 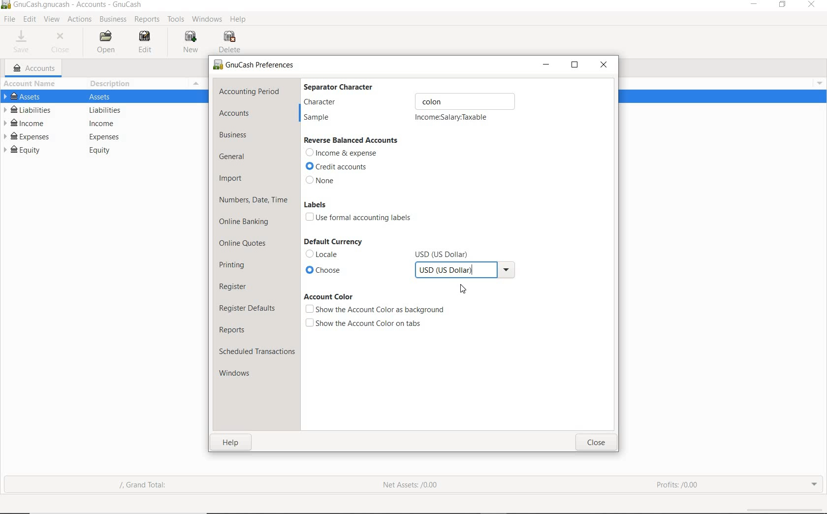 I want to click on reports, so click(x=235, y=329).